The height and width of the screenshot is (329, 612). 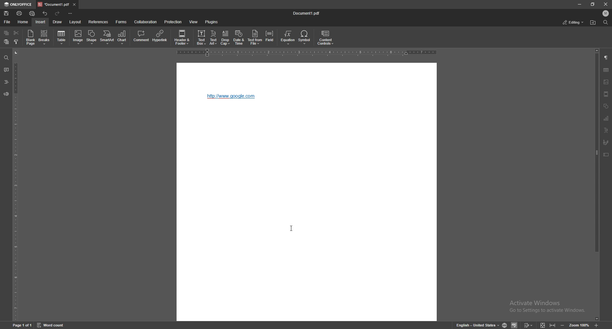 I want to click on vertical scale, so click(x=15, y=185).